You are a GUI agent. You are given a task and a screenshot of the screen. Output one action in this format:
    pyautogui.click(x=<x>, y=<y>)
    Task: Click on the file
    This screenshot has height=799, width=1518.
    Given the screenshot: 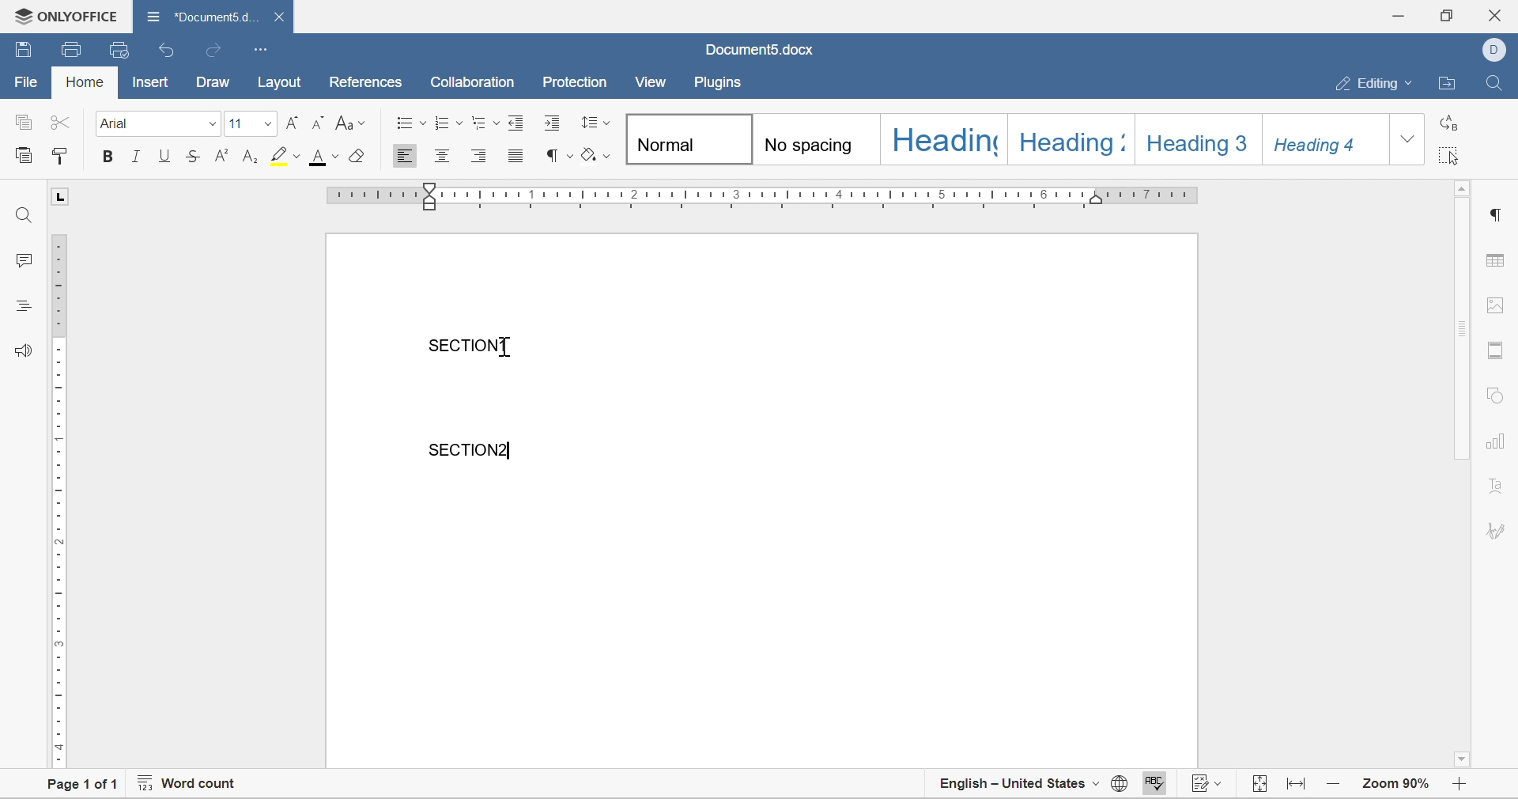 What is the action you would take?
    pyautogui.click(x=25, y=82)
    